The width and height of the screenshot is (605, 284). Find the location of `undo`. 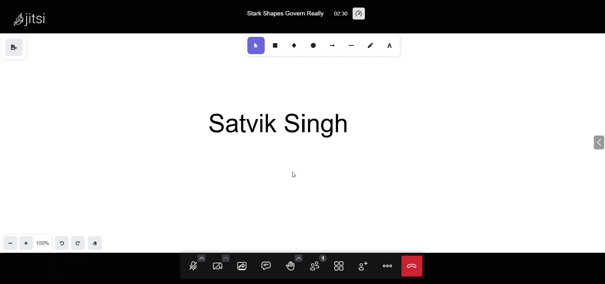

undo is located at coordinates (62, 242).